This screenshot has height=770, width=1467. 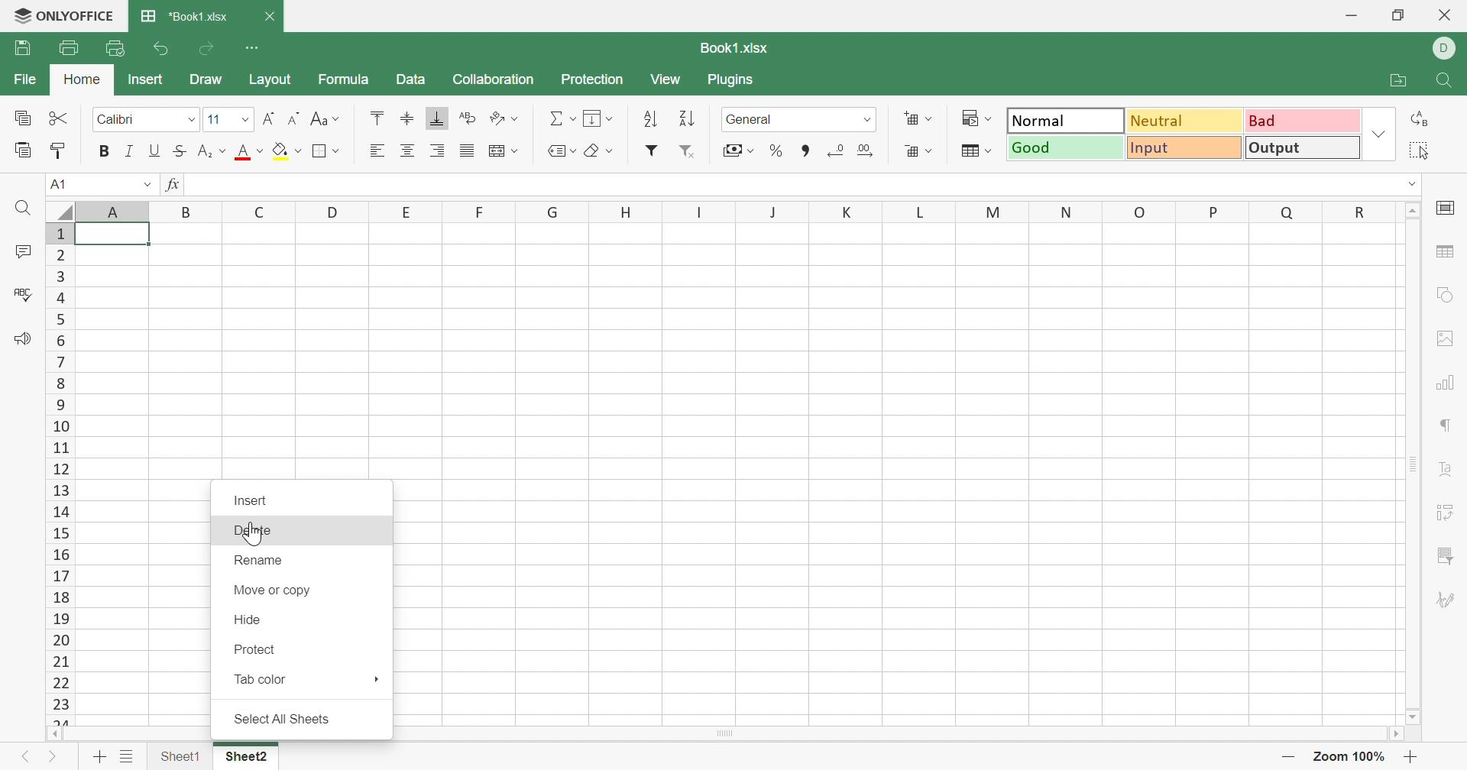 I want to click on table settings, so click(x=1449, y=254).